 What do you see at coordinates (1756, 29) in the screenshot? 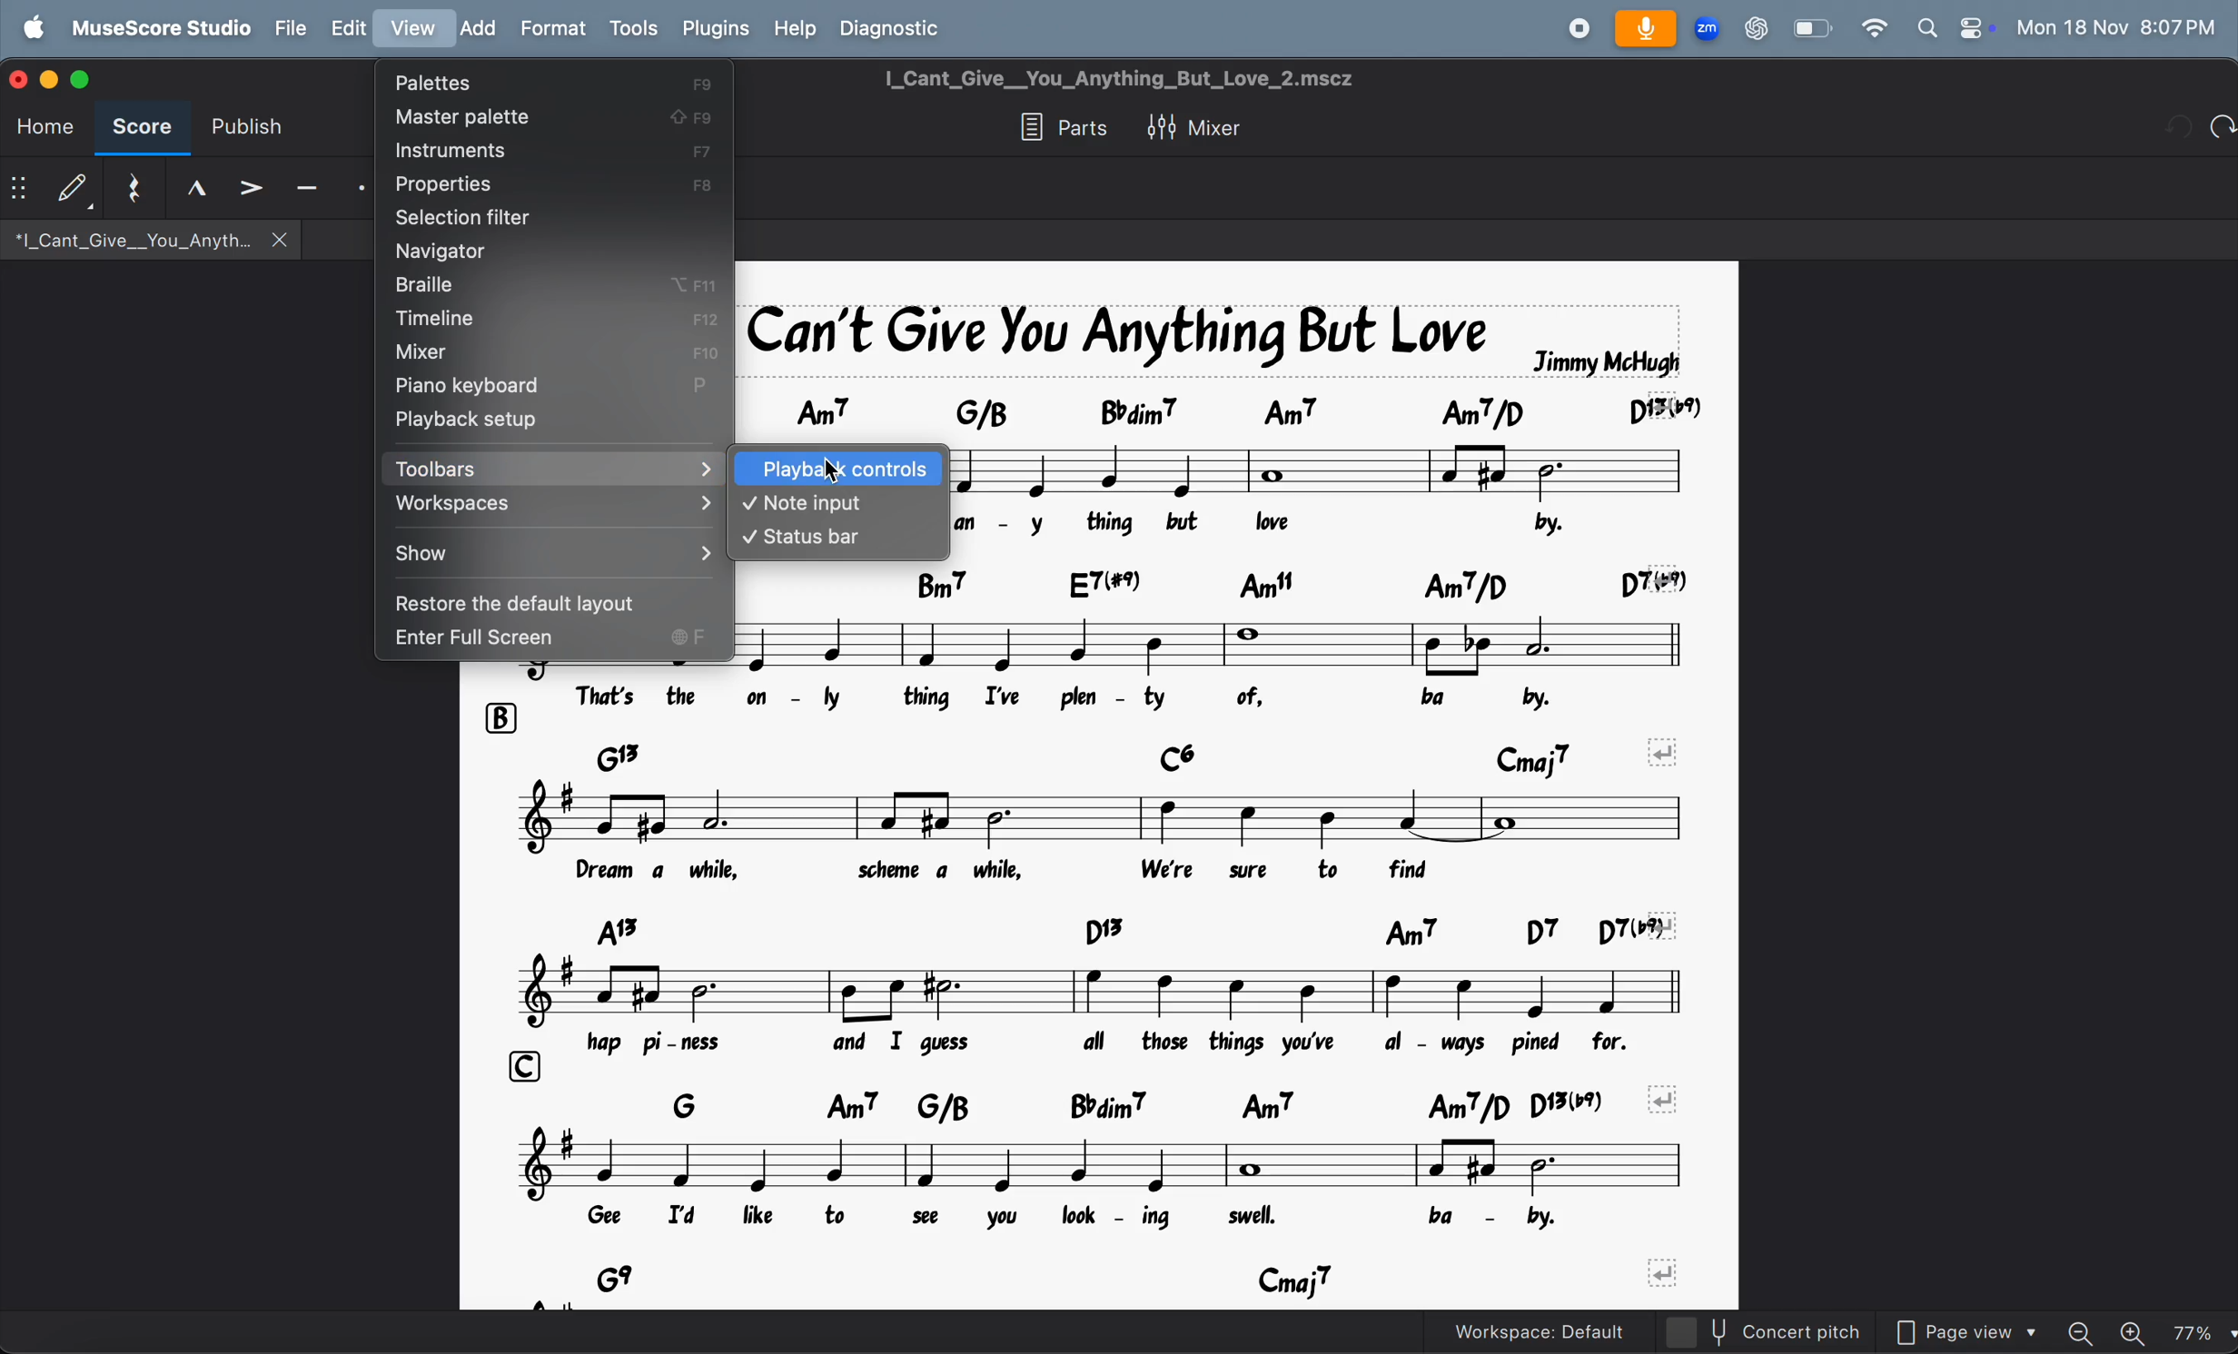
I see `chatgpt` at bounding box center [1756, 29].